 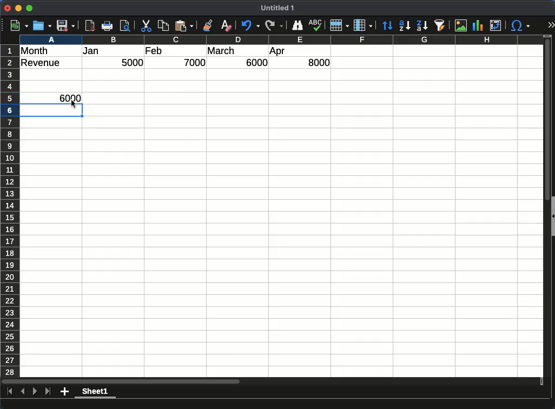 What do you see at coordinates (164, 25) in the screenshot?
I see `copy` at bounding box center [164, 25].